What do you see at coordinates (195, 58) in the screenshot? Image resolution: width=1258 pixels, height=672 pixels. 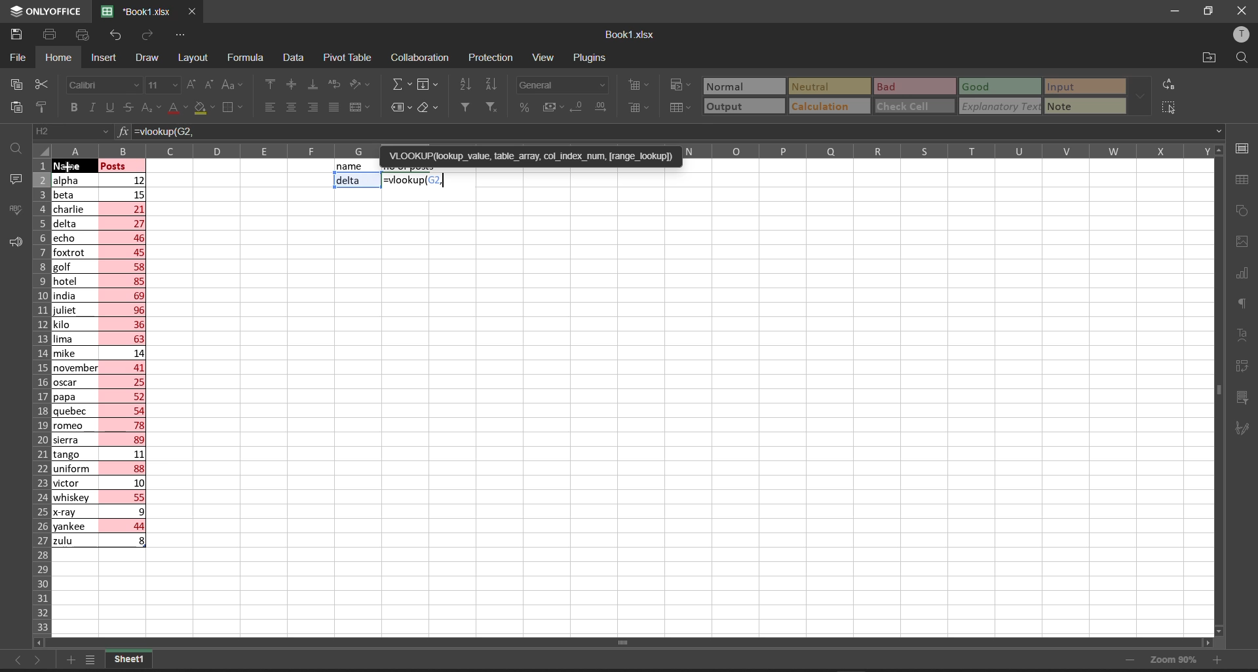 I see `layout` at bounding box center [195, 58].